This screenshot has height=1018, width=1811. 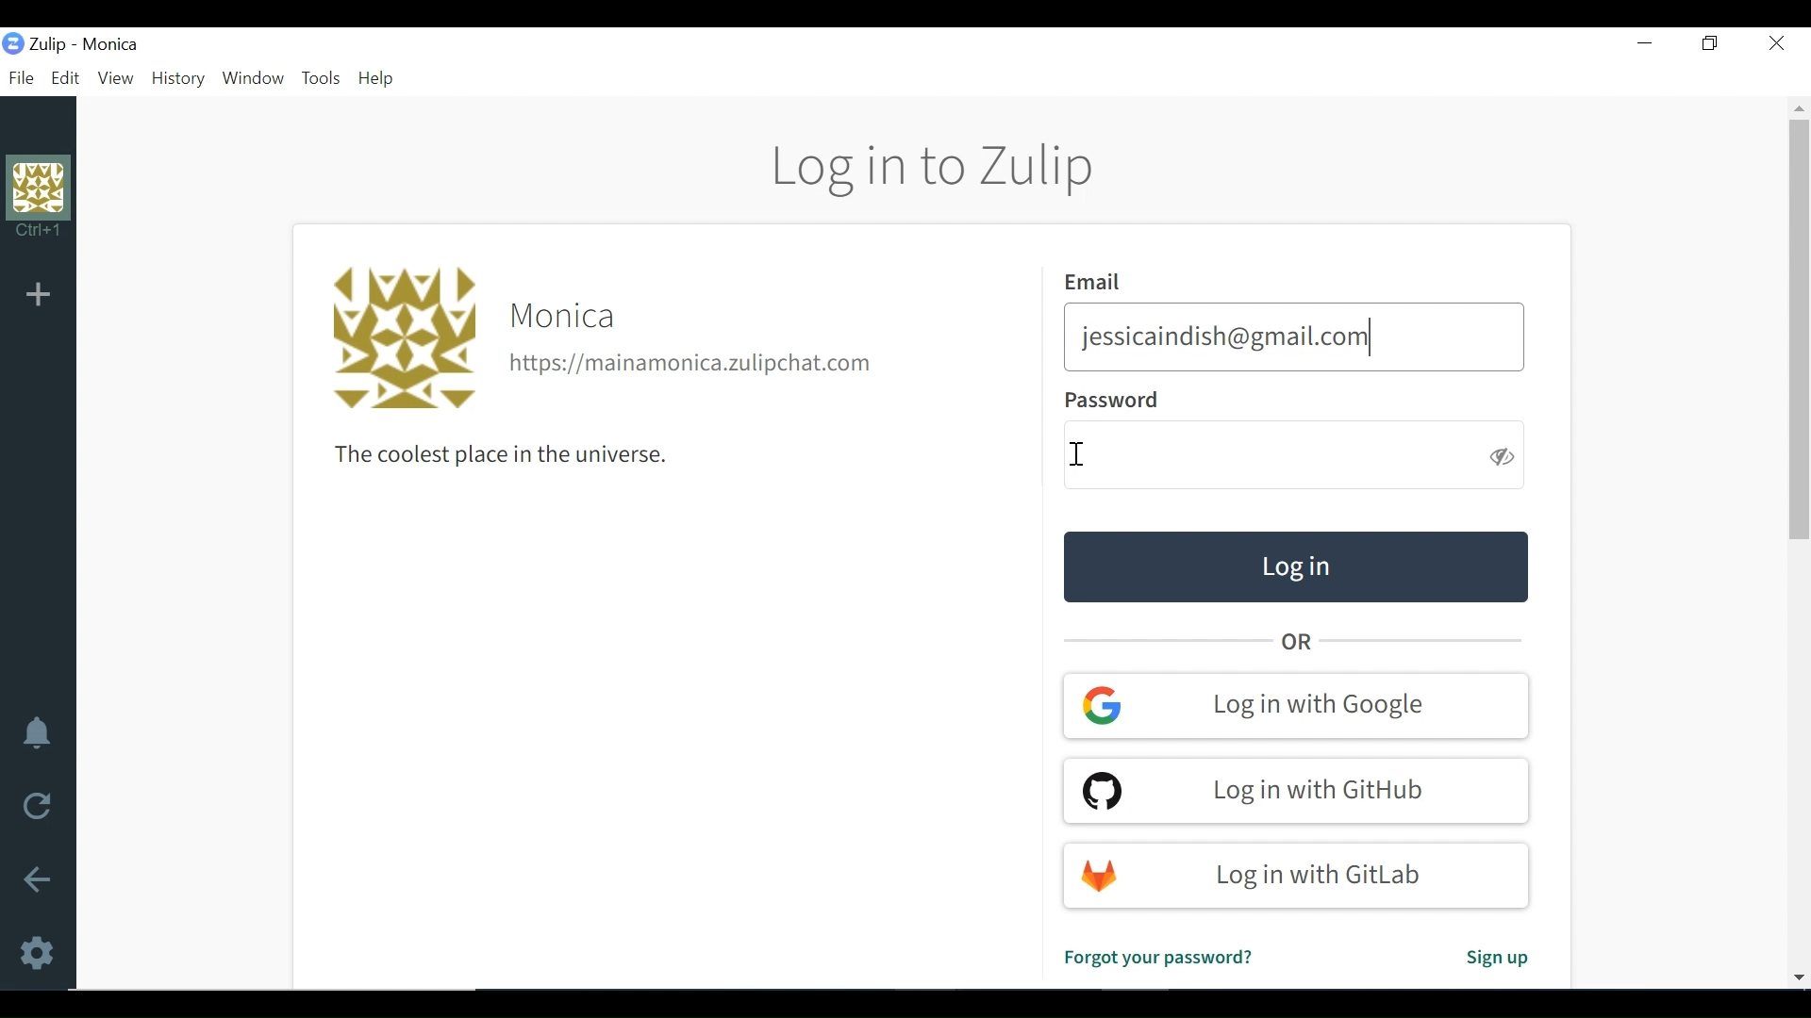 What do you see at coordinates (1097, 282) in the screenshot?
I see `Email` at bounding box center [1097, 282].